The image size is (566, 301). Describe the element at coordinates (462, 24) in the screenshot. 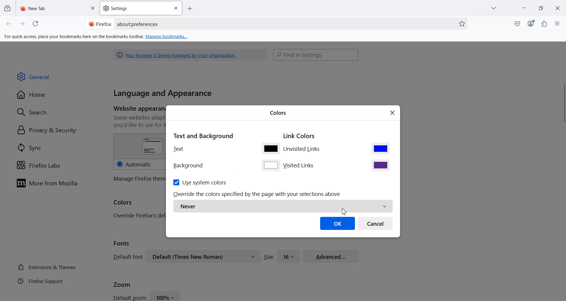

I see `Starred` at that location.